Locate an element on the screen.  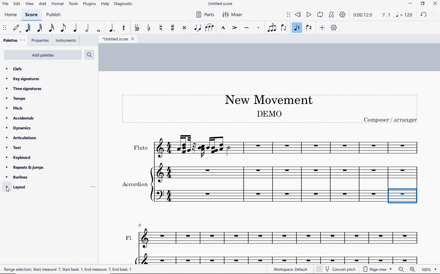
Mixer is located at coordinates (233, 15).